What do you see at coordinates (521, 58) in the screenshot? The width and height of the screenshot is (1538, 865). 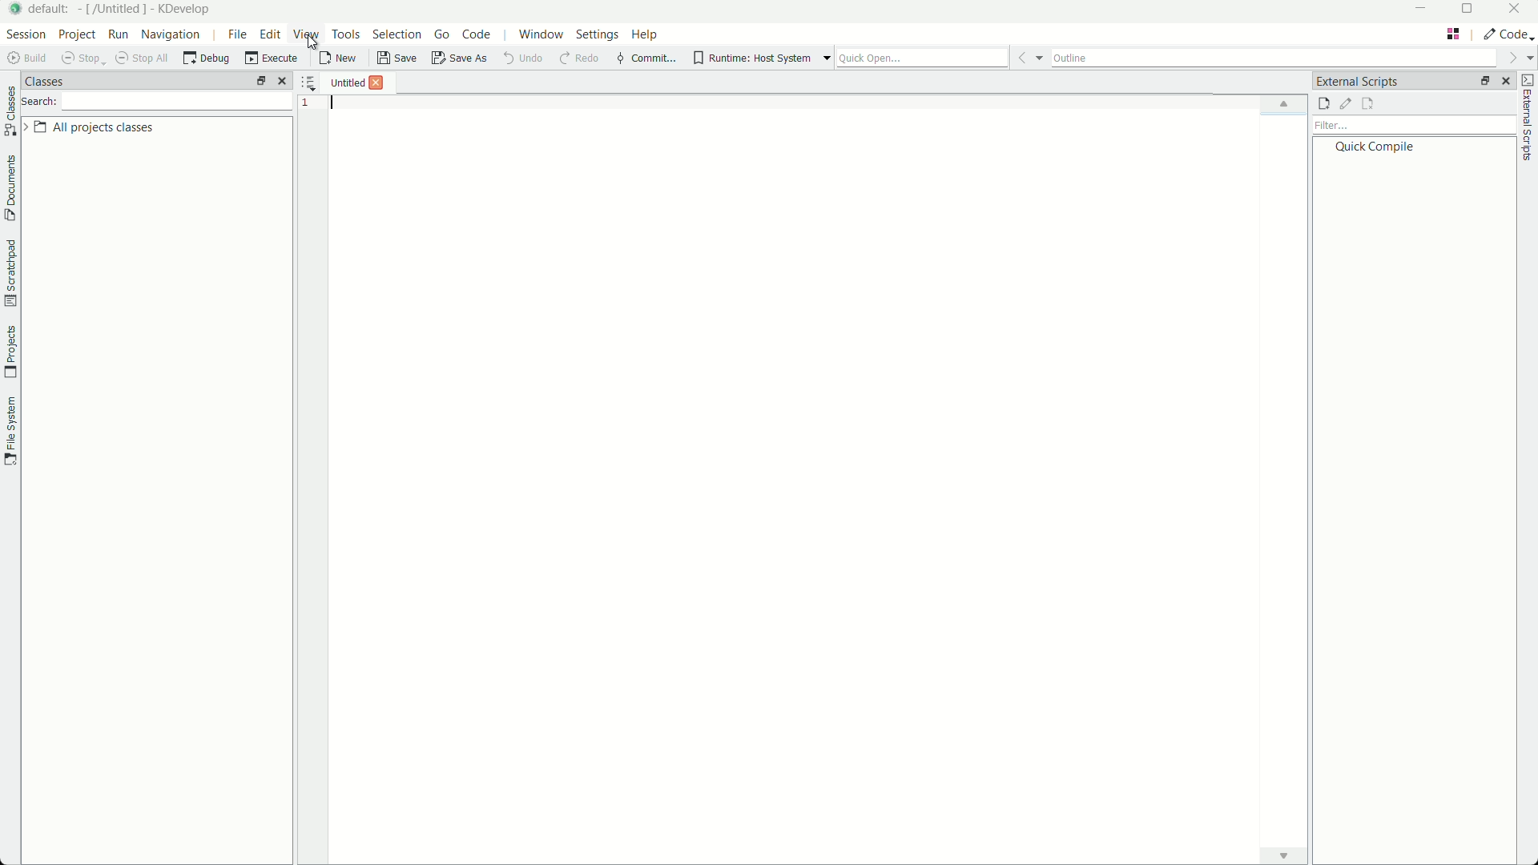 I see `undo` at bounding box center [521, 58].